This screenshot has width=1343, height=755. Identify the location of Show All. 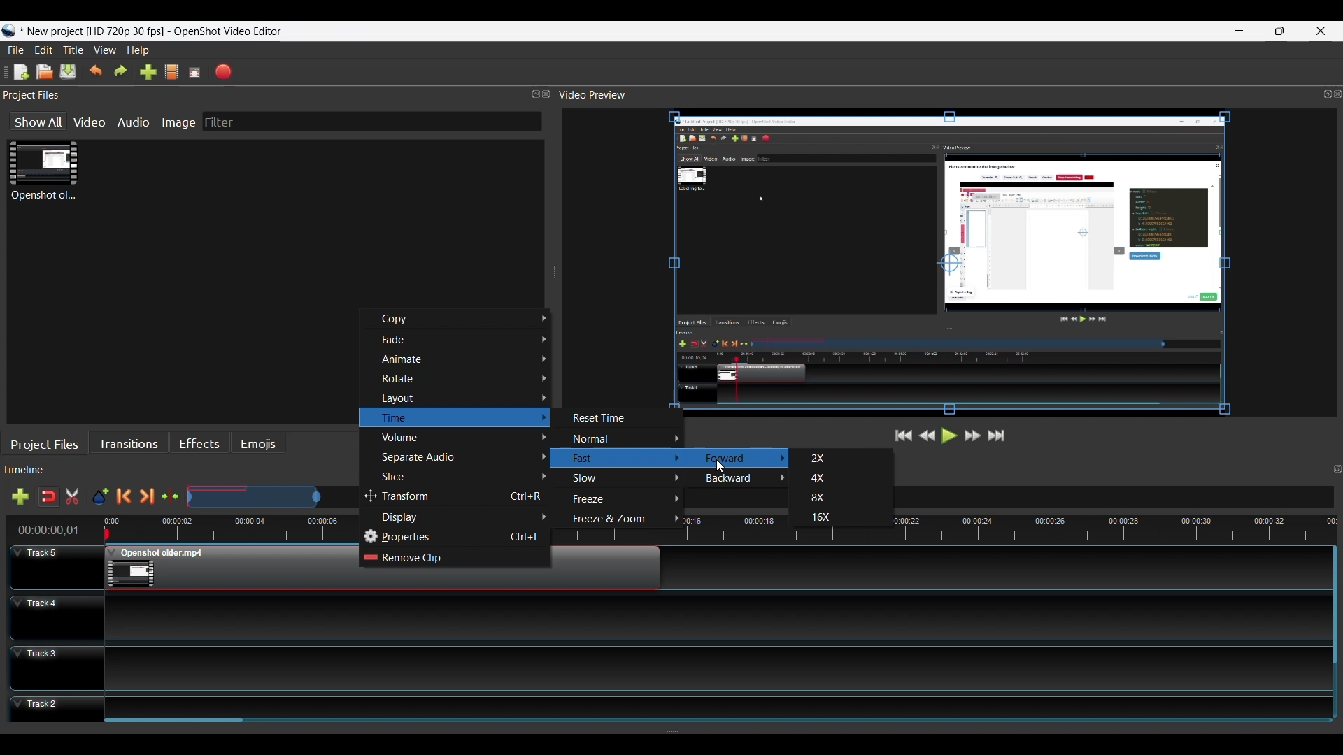
(36, 122).